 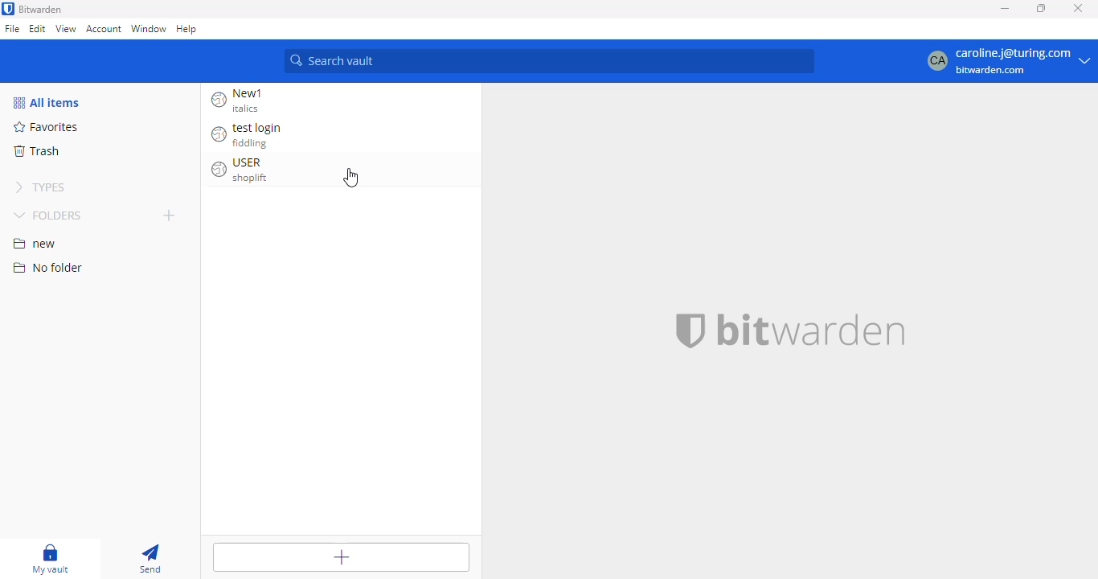 What do you see at coordinates (551, 62) in the screenshot?
I see `search vault` at bounding box center [551, 62].